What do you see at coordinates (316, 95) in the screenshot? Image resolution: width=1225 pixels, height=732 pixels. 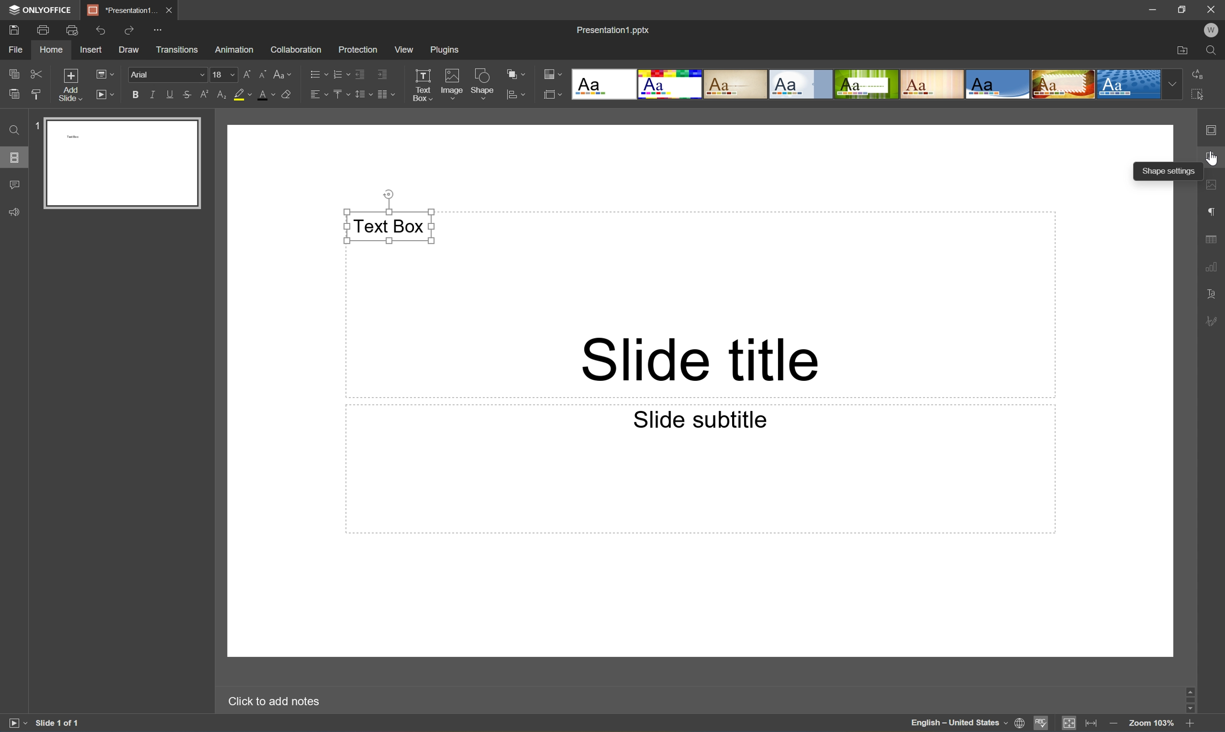 I see `Horizontally align` at bounding box center [316, 95].